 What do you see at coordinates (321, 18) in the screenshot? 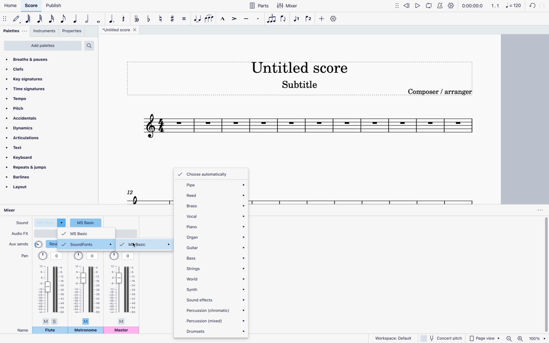
I see `more` at bounding box center [321, 18].